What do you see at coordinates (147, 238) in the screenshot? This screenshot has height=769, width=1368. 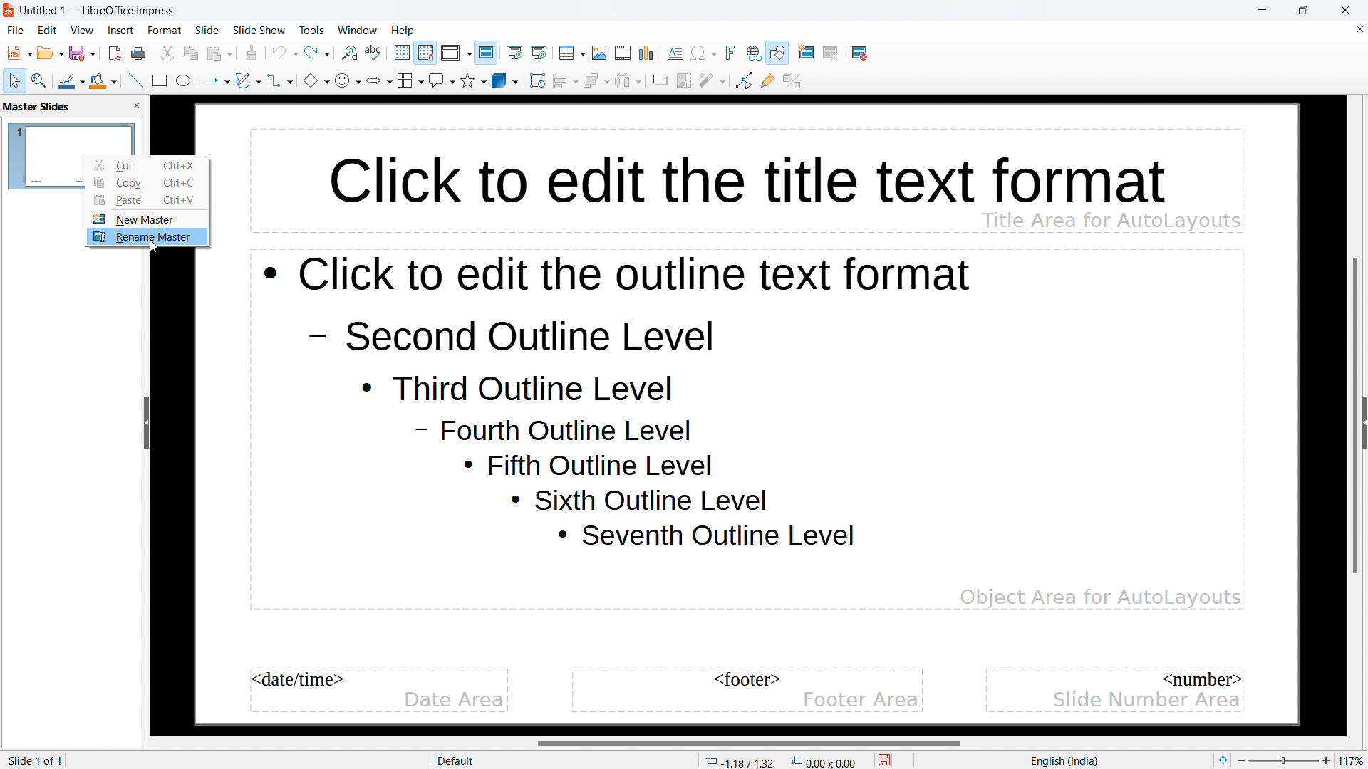 I see `rename master` at bounding box center [147, 238].